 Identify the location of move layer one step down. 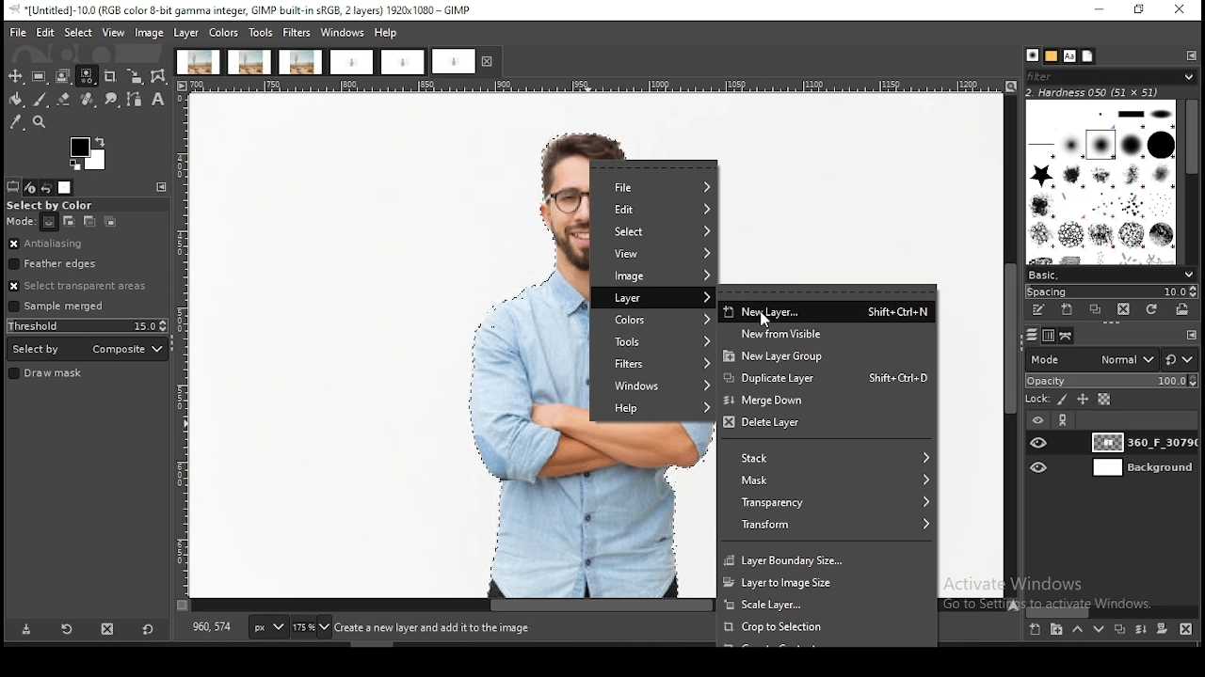
(1096, 629).